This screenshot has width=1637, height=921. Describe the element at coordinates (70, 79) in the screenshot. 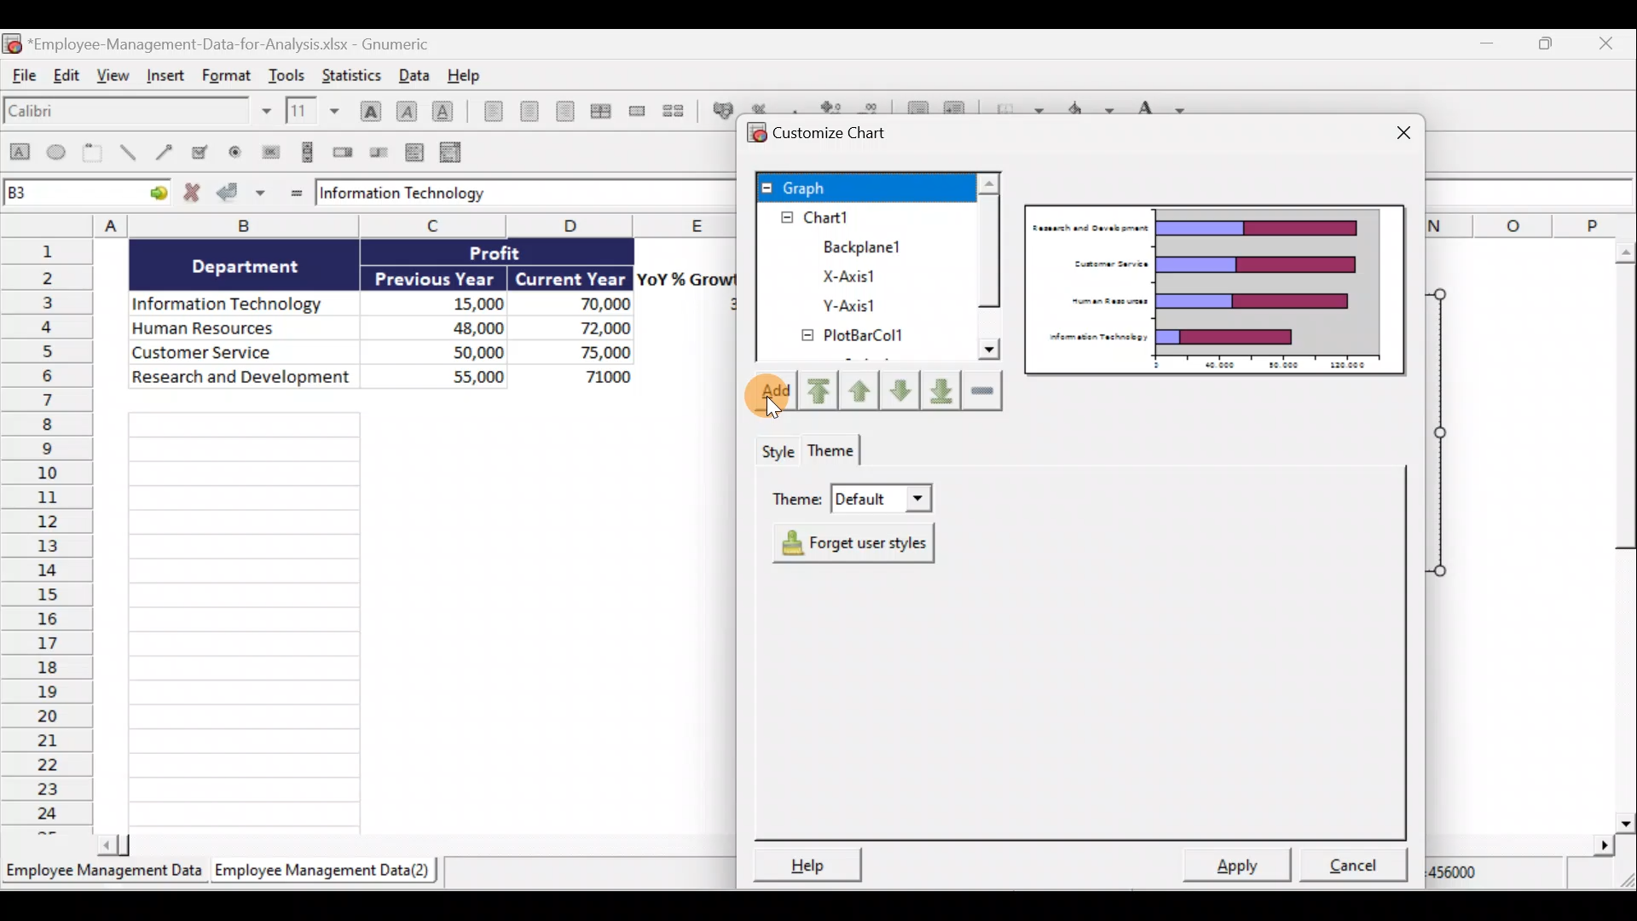

I see `Edit` at that location.